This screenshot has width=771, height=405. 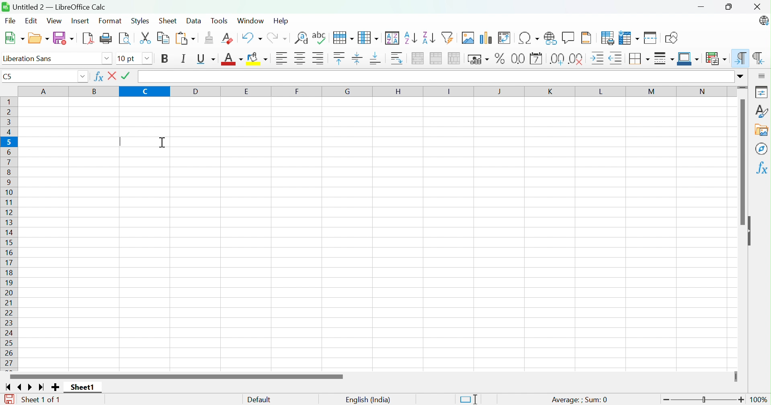 What do you see at coordinates (55, 387) in the screenshot?
I see `Add new sheet` at bounding box center [55, 387].